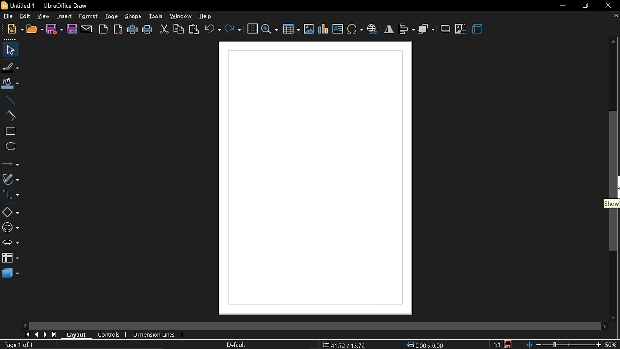 This screenshot has height=349, width=620. I want to click on close tab, so click(615, 16).